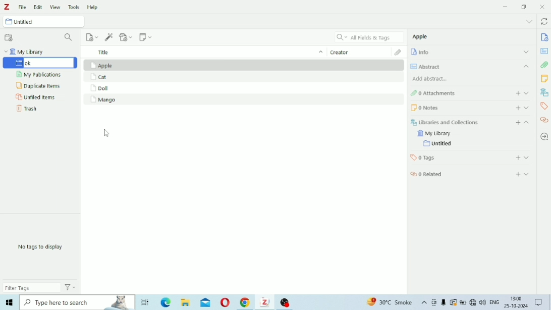  Describe the element at coordinates (109, 36) in the screenshot. I see `Add Item (s) by Identifier` at that location.